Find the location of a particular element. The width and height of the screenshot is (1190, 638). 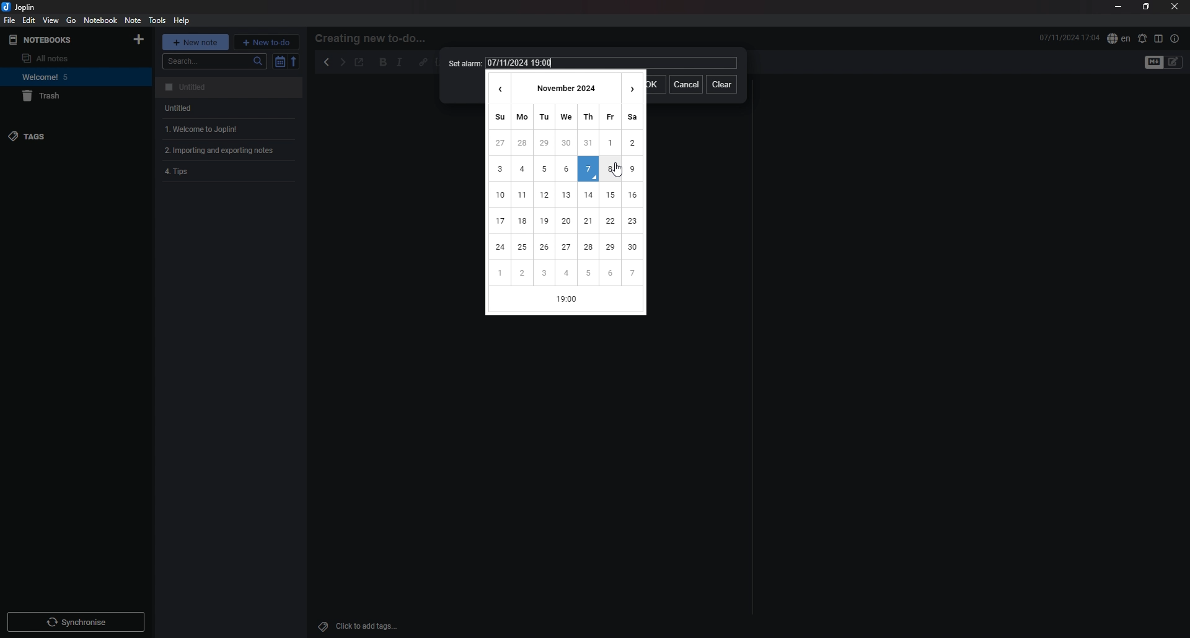

4. Tips is located at coordinates (216, 173).